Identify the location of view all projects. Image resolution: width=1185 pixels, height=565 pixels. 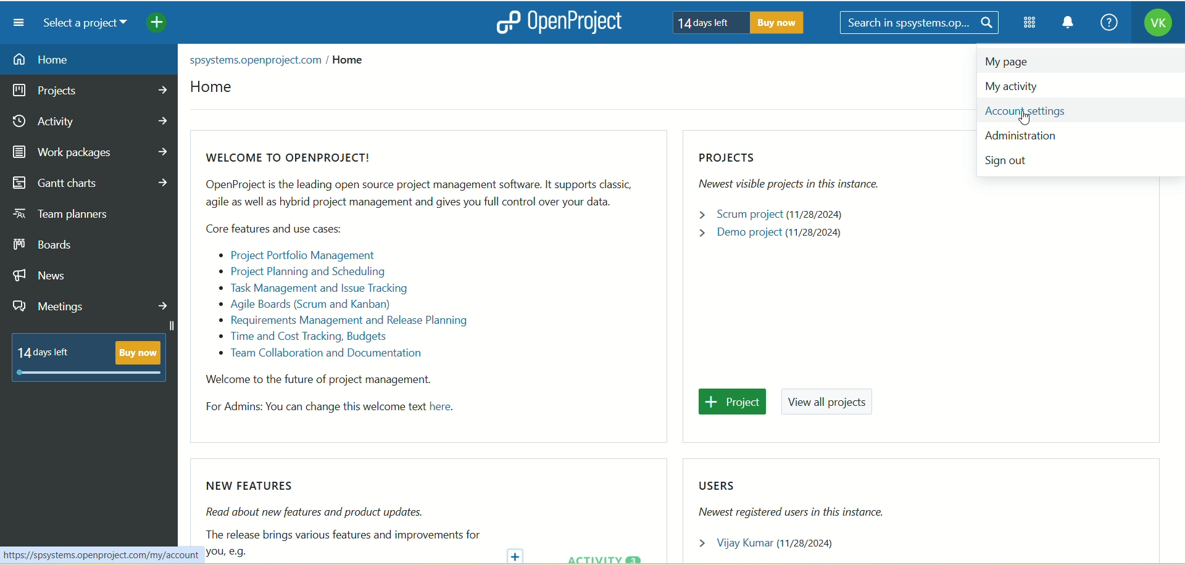
(831, 404).